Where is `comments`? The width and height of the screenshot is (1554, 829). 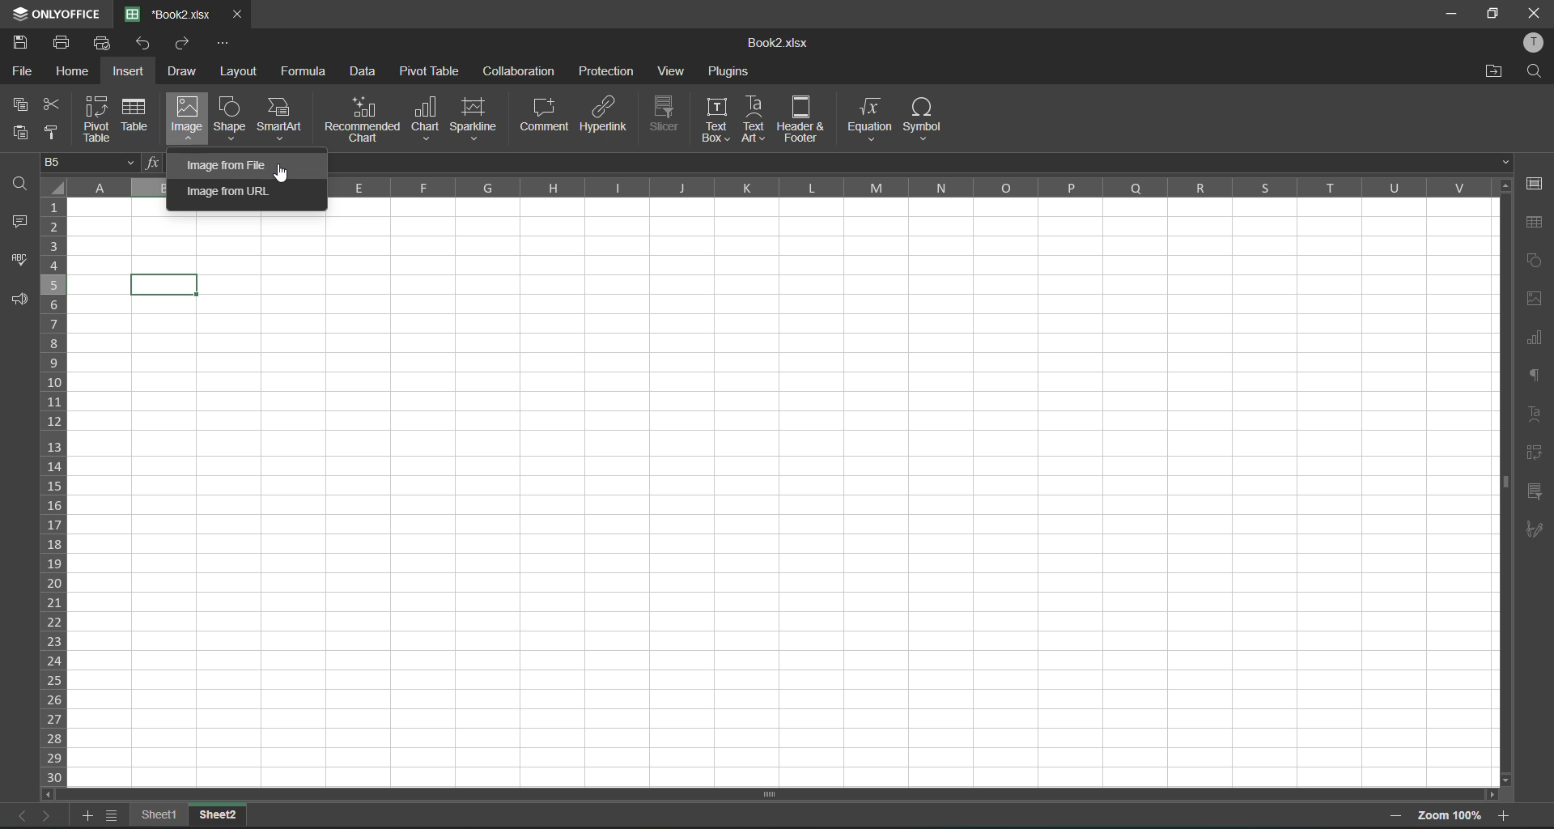
comments is located at coordinates (21, 226).